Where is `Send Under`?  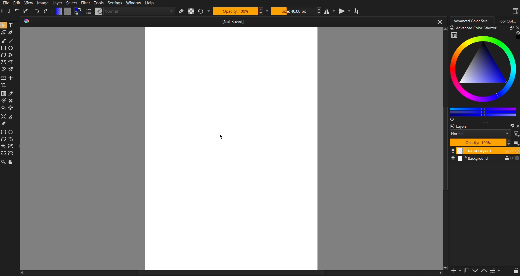 Send Under is located at coordinates (476, 271).